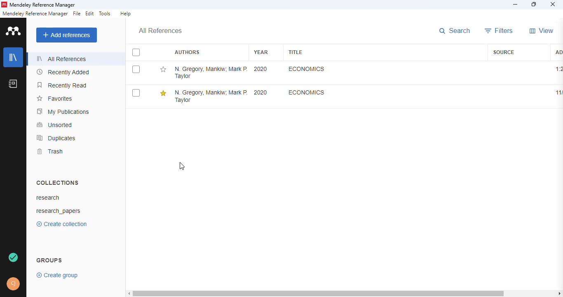 The image size is (563, 297). I want to click on all references, so click(62, 59).